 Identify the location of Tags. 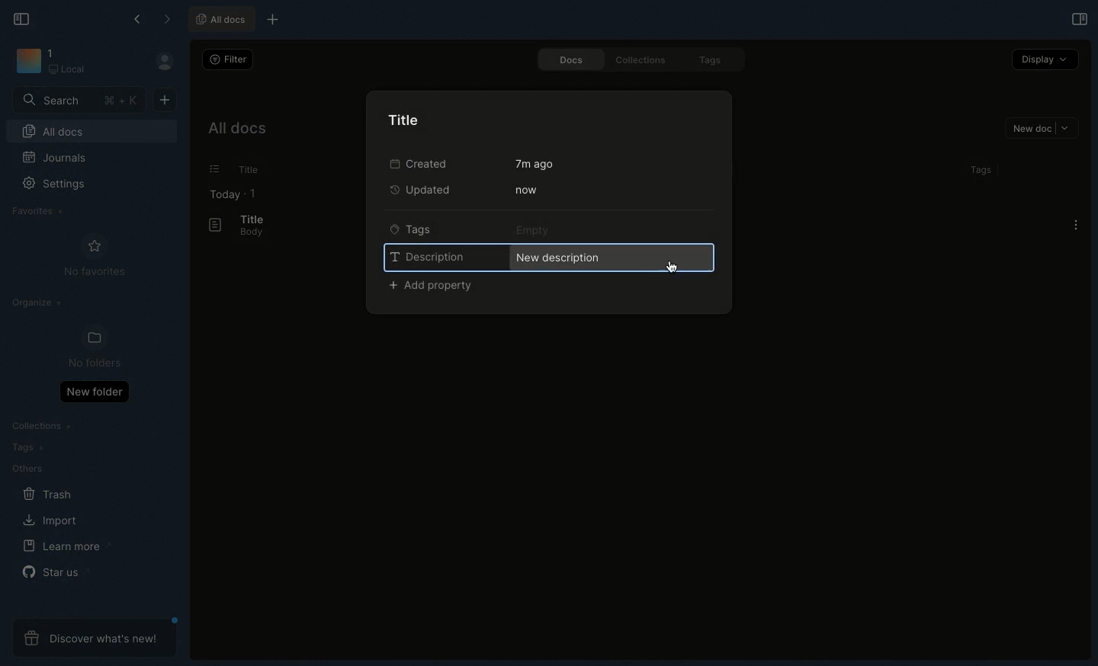
(713, 61).